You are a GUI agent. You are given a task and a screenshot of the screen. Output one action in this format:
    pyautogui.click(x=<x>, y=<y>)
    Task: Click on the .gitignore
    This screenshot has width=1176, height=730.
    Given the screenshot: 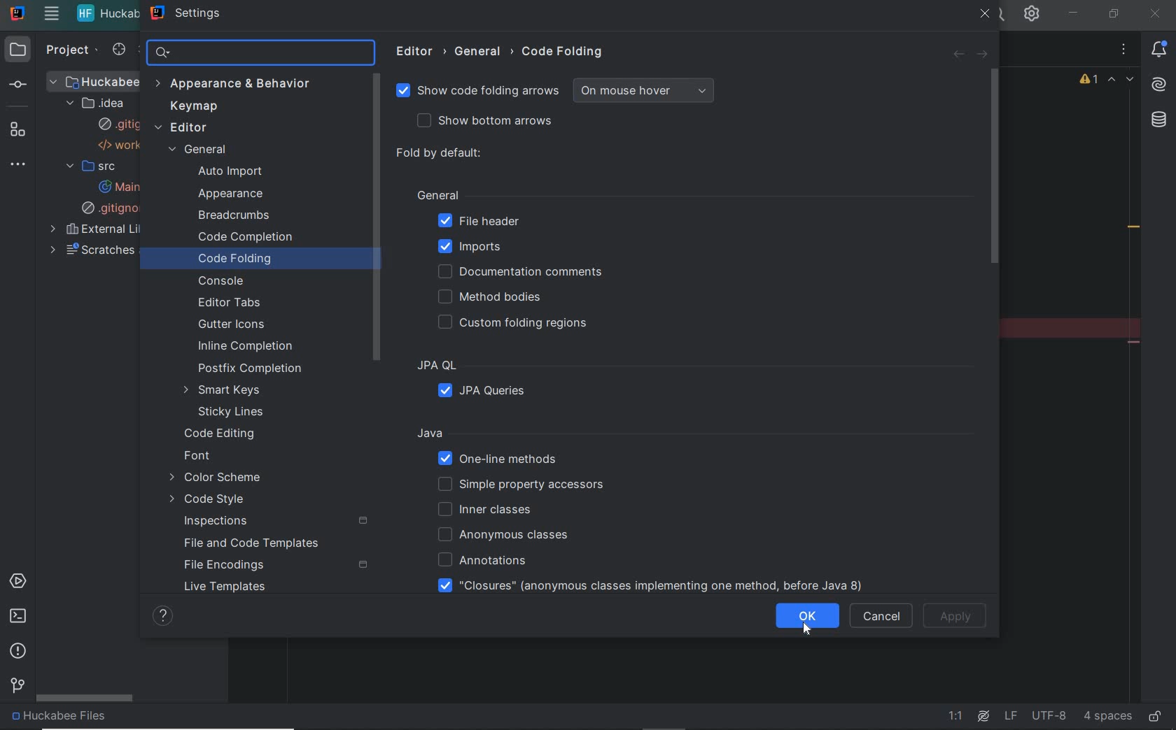 What is the action you would take?
    pyautogui.click(x=118, y=208)
    